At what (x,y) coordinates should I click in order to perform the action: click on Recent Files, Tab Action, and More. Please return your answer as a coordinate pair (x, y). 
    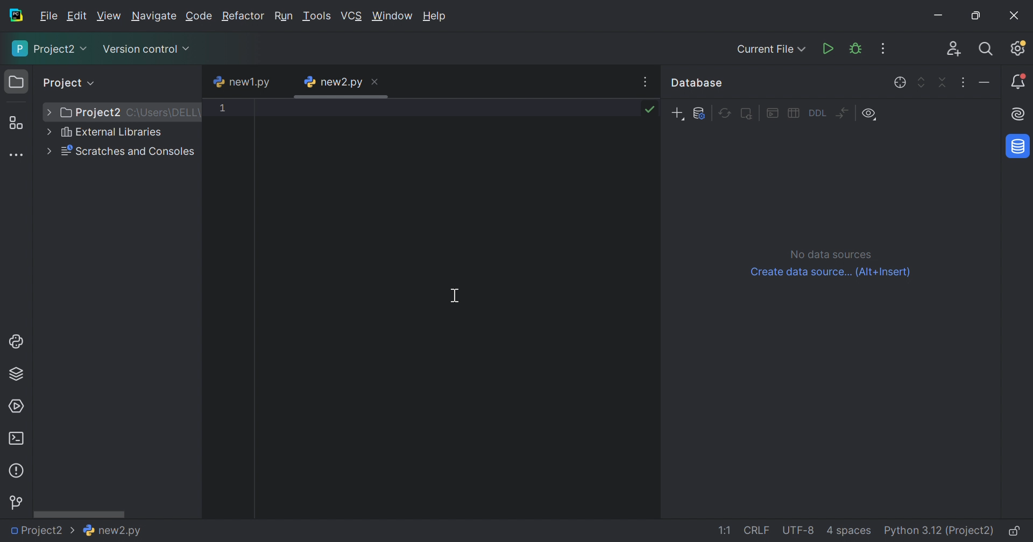
    Looking at the image, I should click on (645, 80).